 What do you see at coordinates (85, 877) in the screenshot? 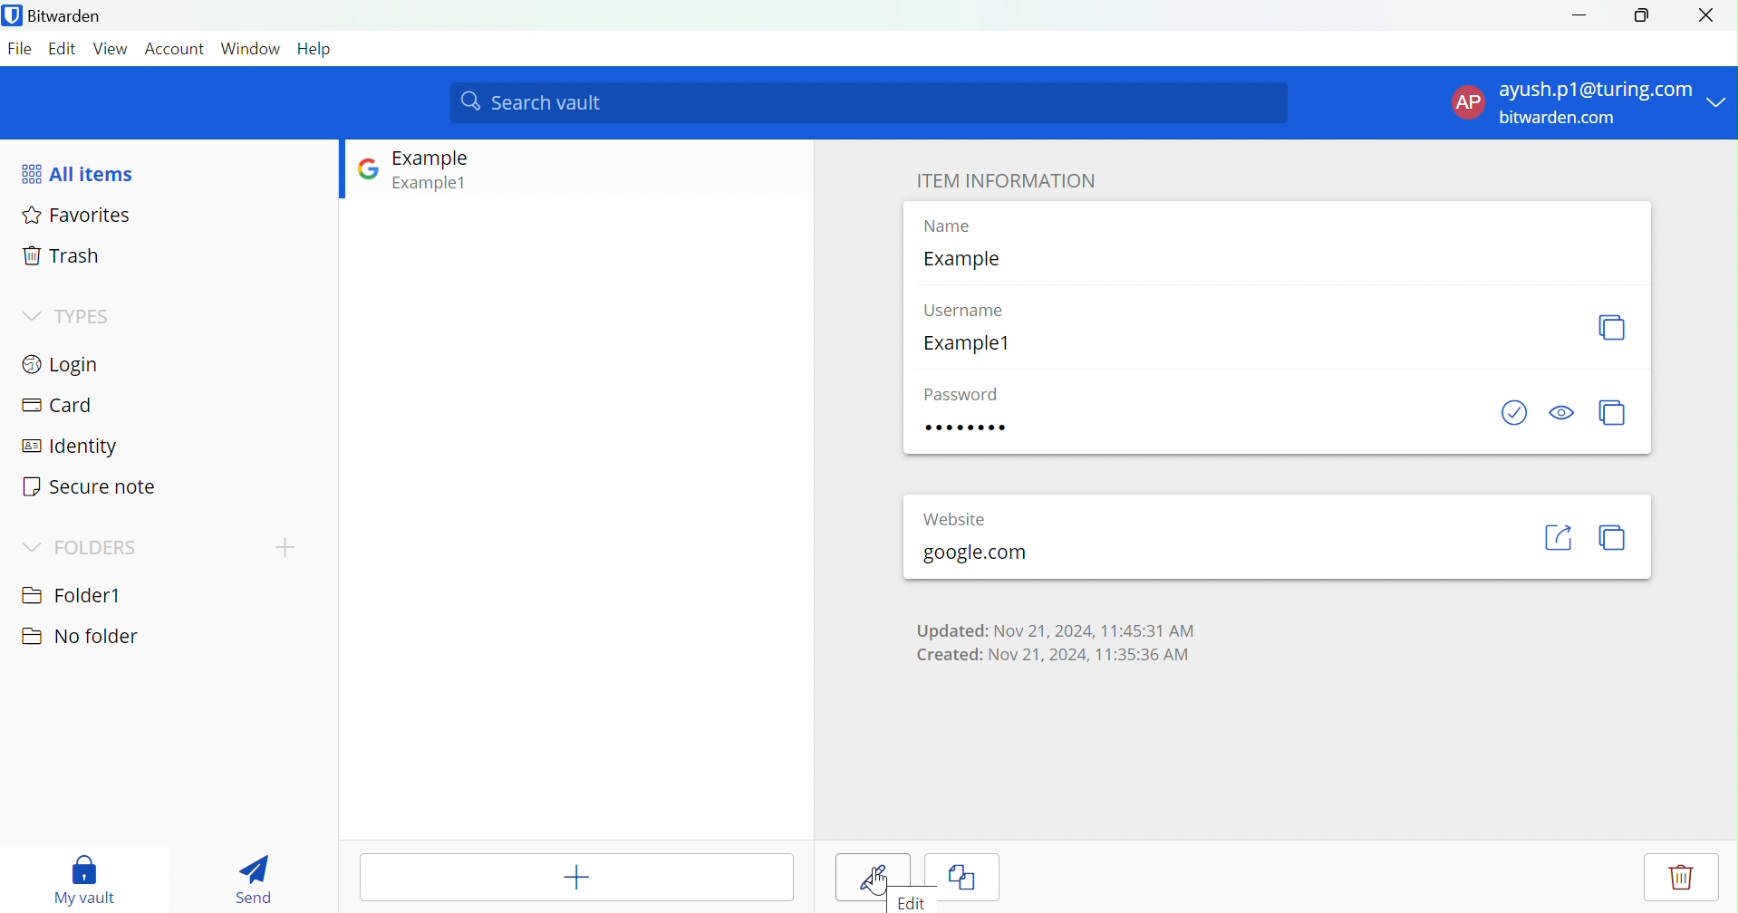
I see `My vault` at bounding box center [85, 877].